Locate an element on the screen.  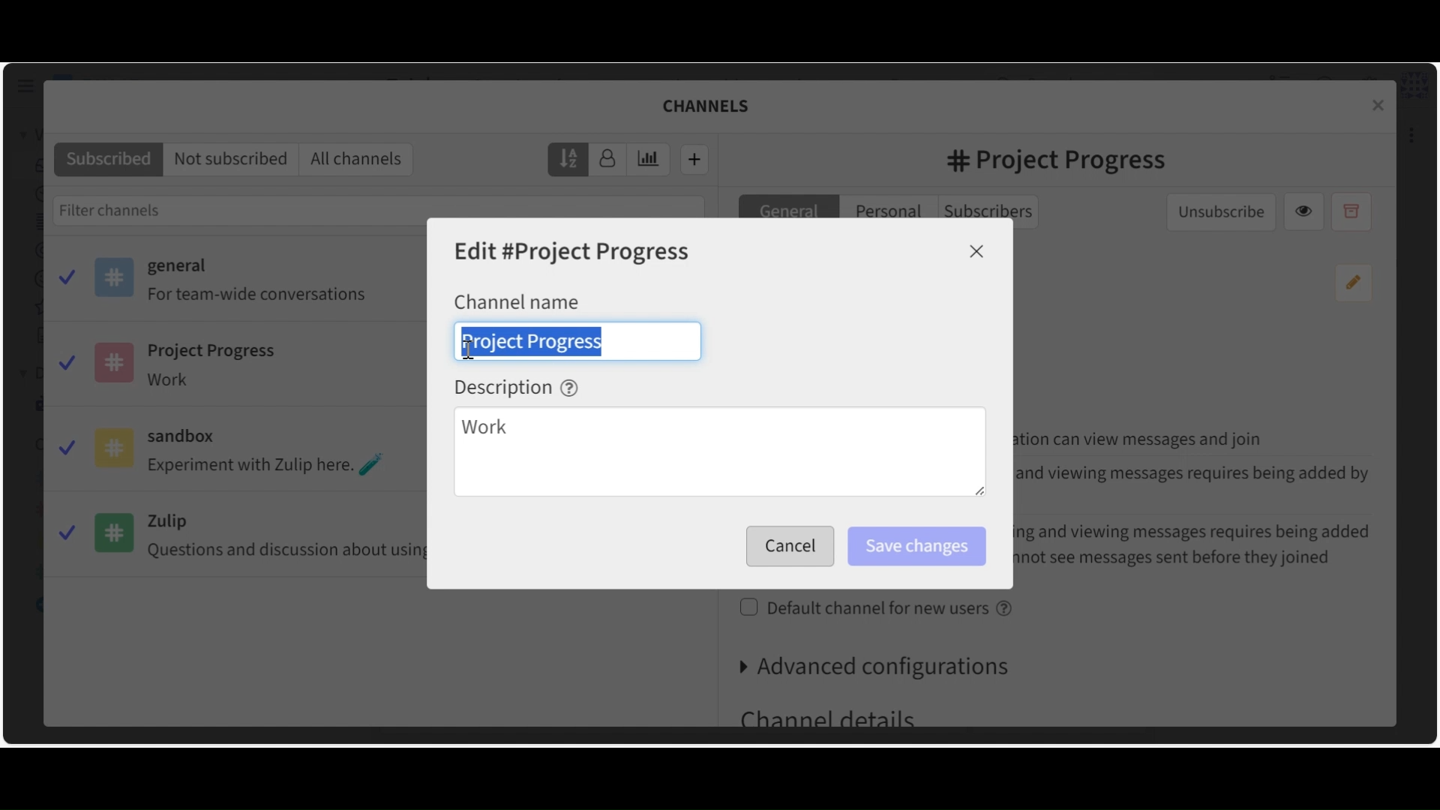
cursor is located at coordinates (472, 351).